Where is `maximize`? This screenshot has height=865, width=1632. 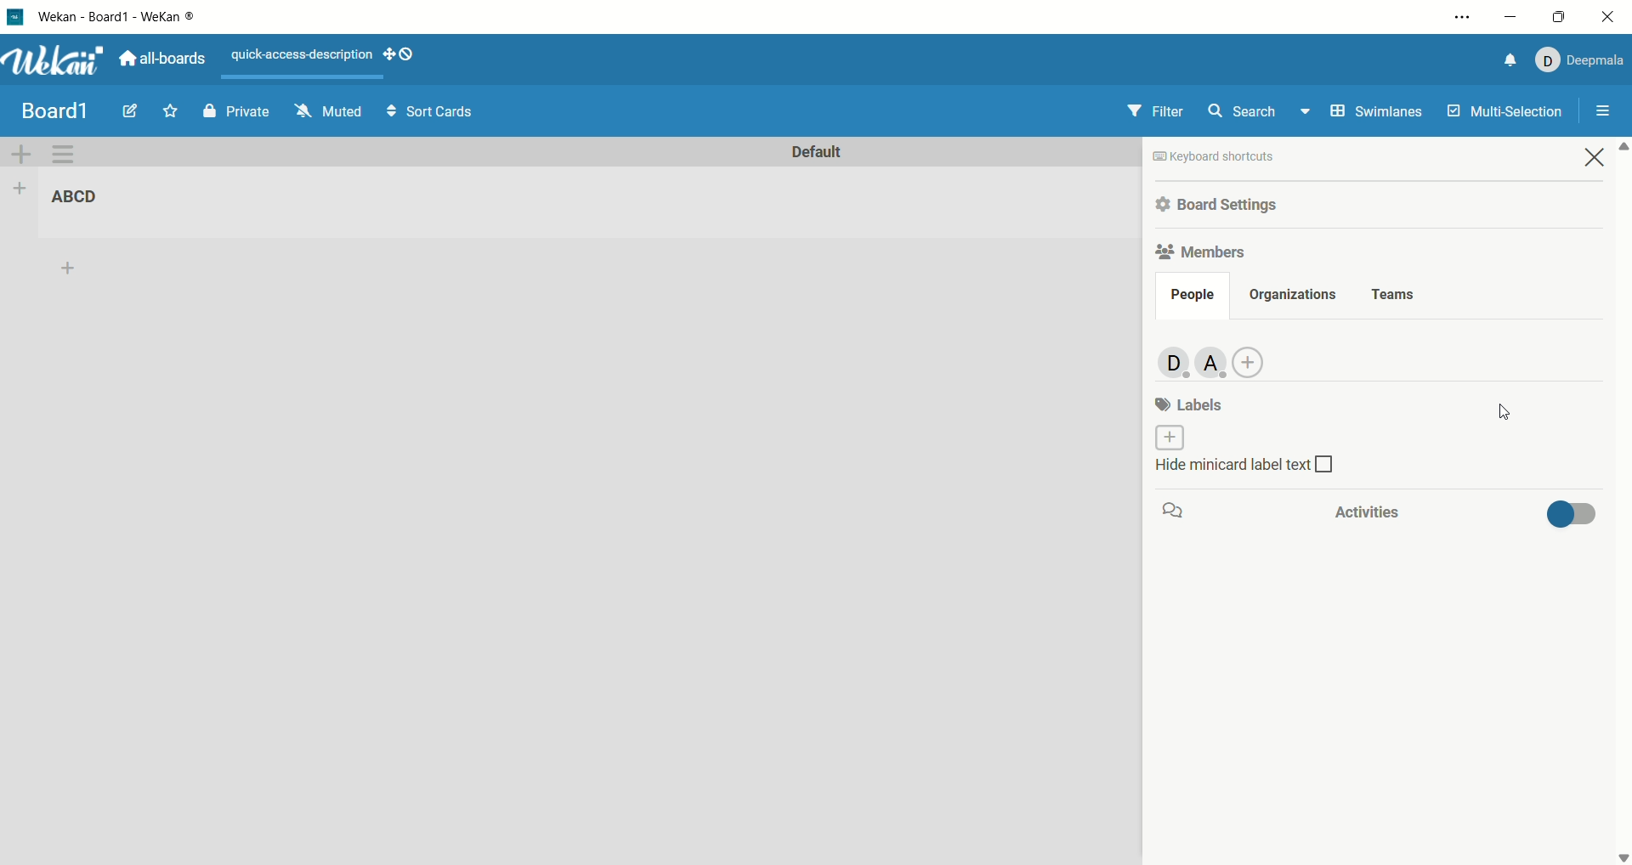 maximize is located at coordinates (1558, 17).